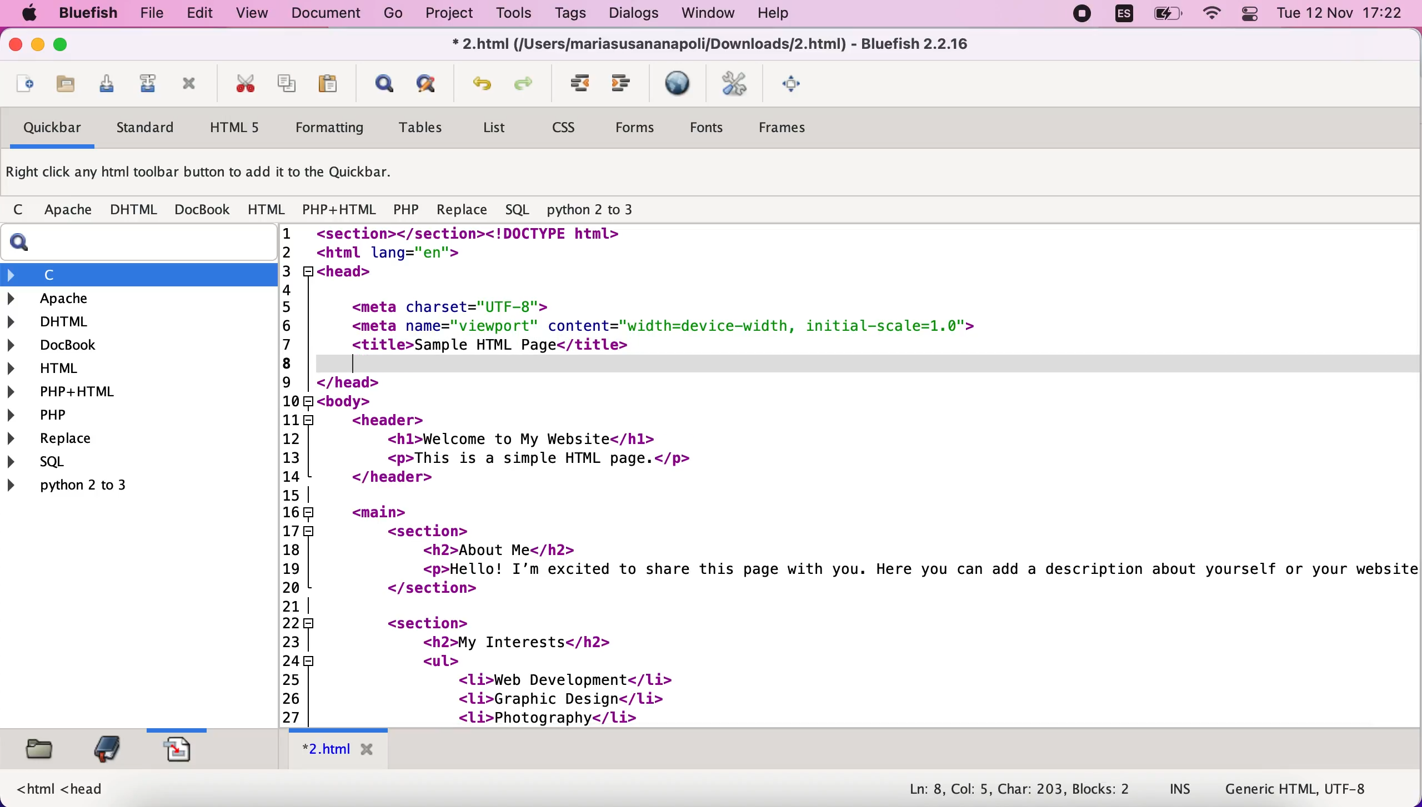 The width and height of the screenshot is (1422, 807). I want to click on dialogs, so click(633, 15).